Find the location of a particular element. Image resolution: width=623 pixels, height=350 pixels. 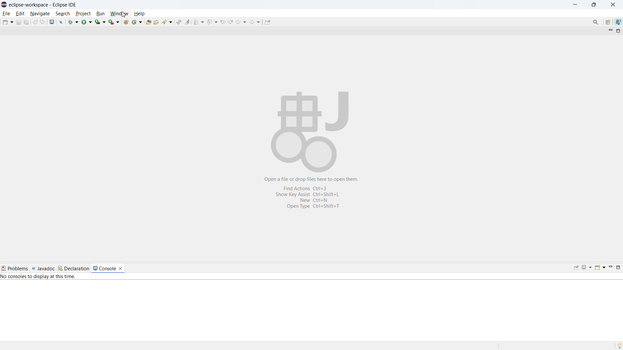

minimize is located at coordinates (610, 268).